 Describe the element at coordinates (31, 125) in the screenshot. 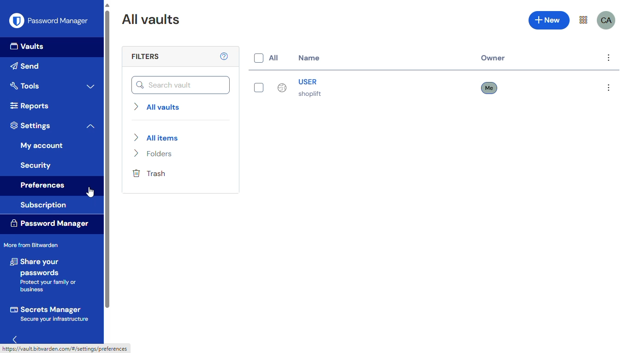

I see `settings` at that location.